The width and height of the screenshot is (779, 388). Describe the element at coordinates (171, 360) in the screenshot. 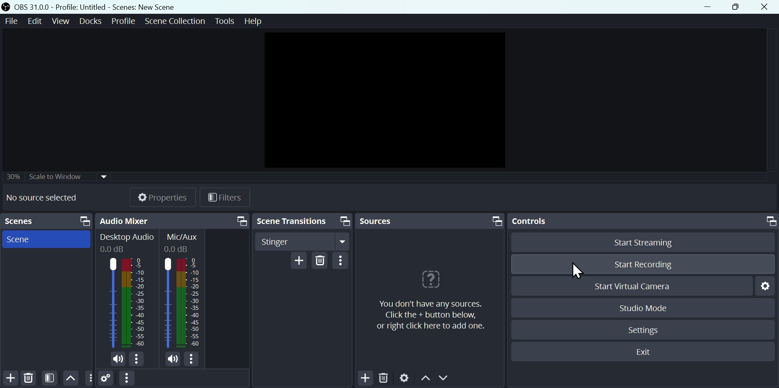

I see `speaker` at that location.